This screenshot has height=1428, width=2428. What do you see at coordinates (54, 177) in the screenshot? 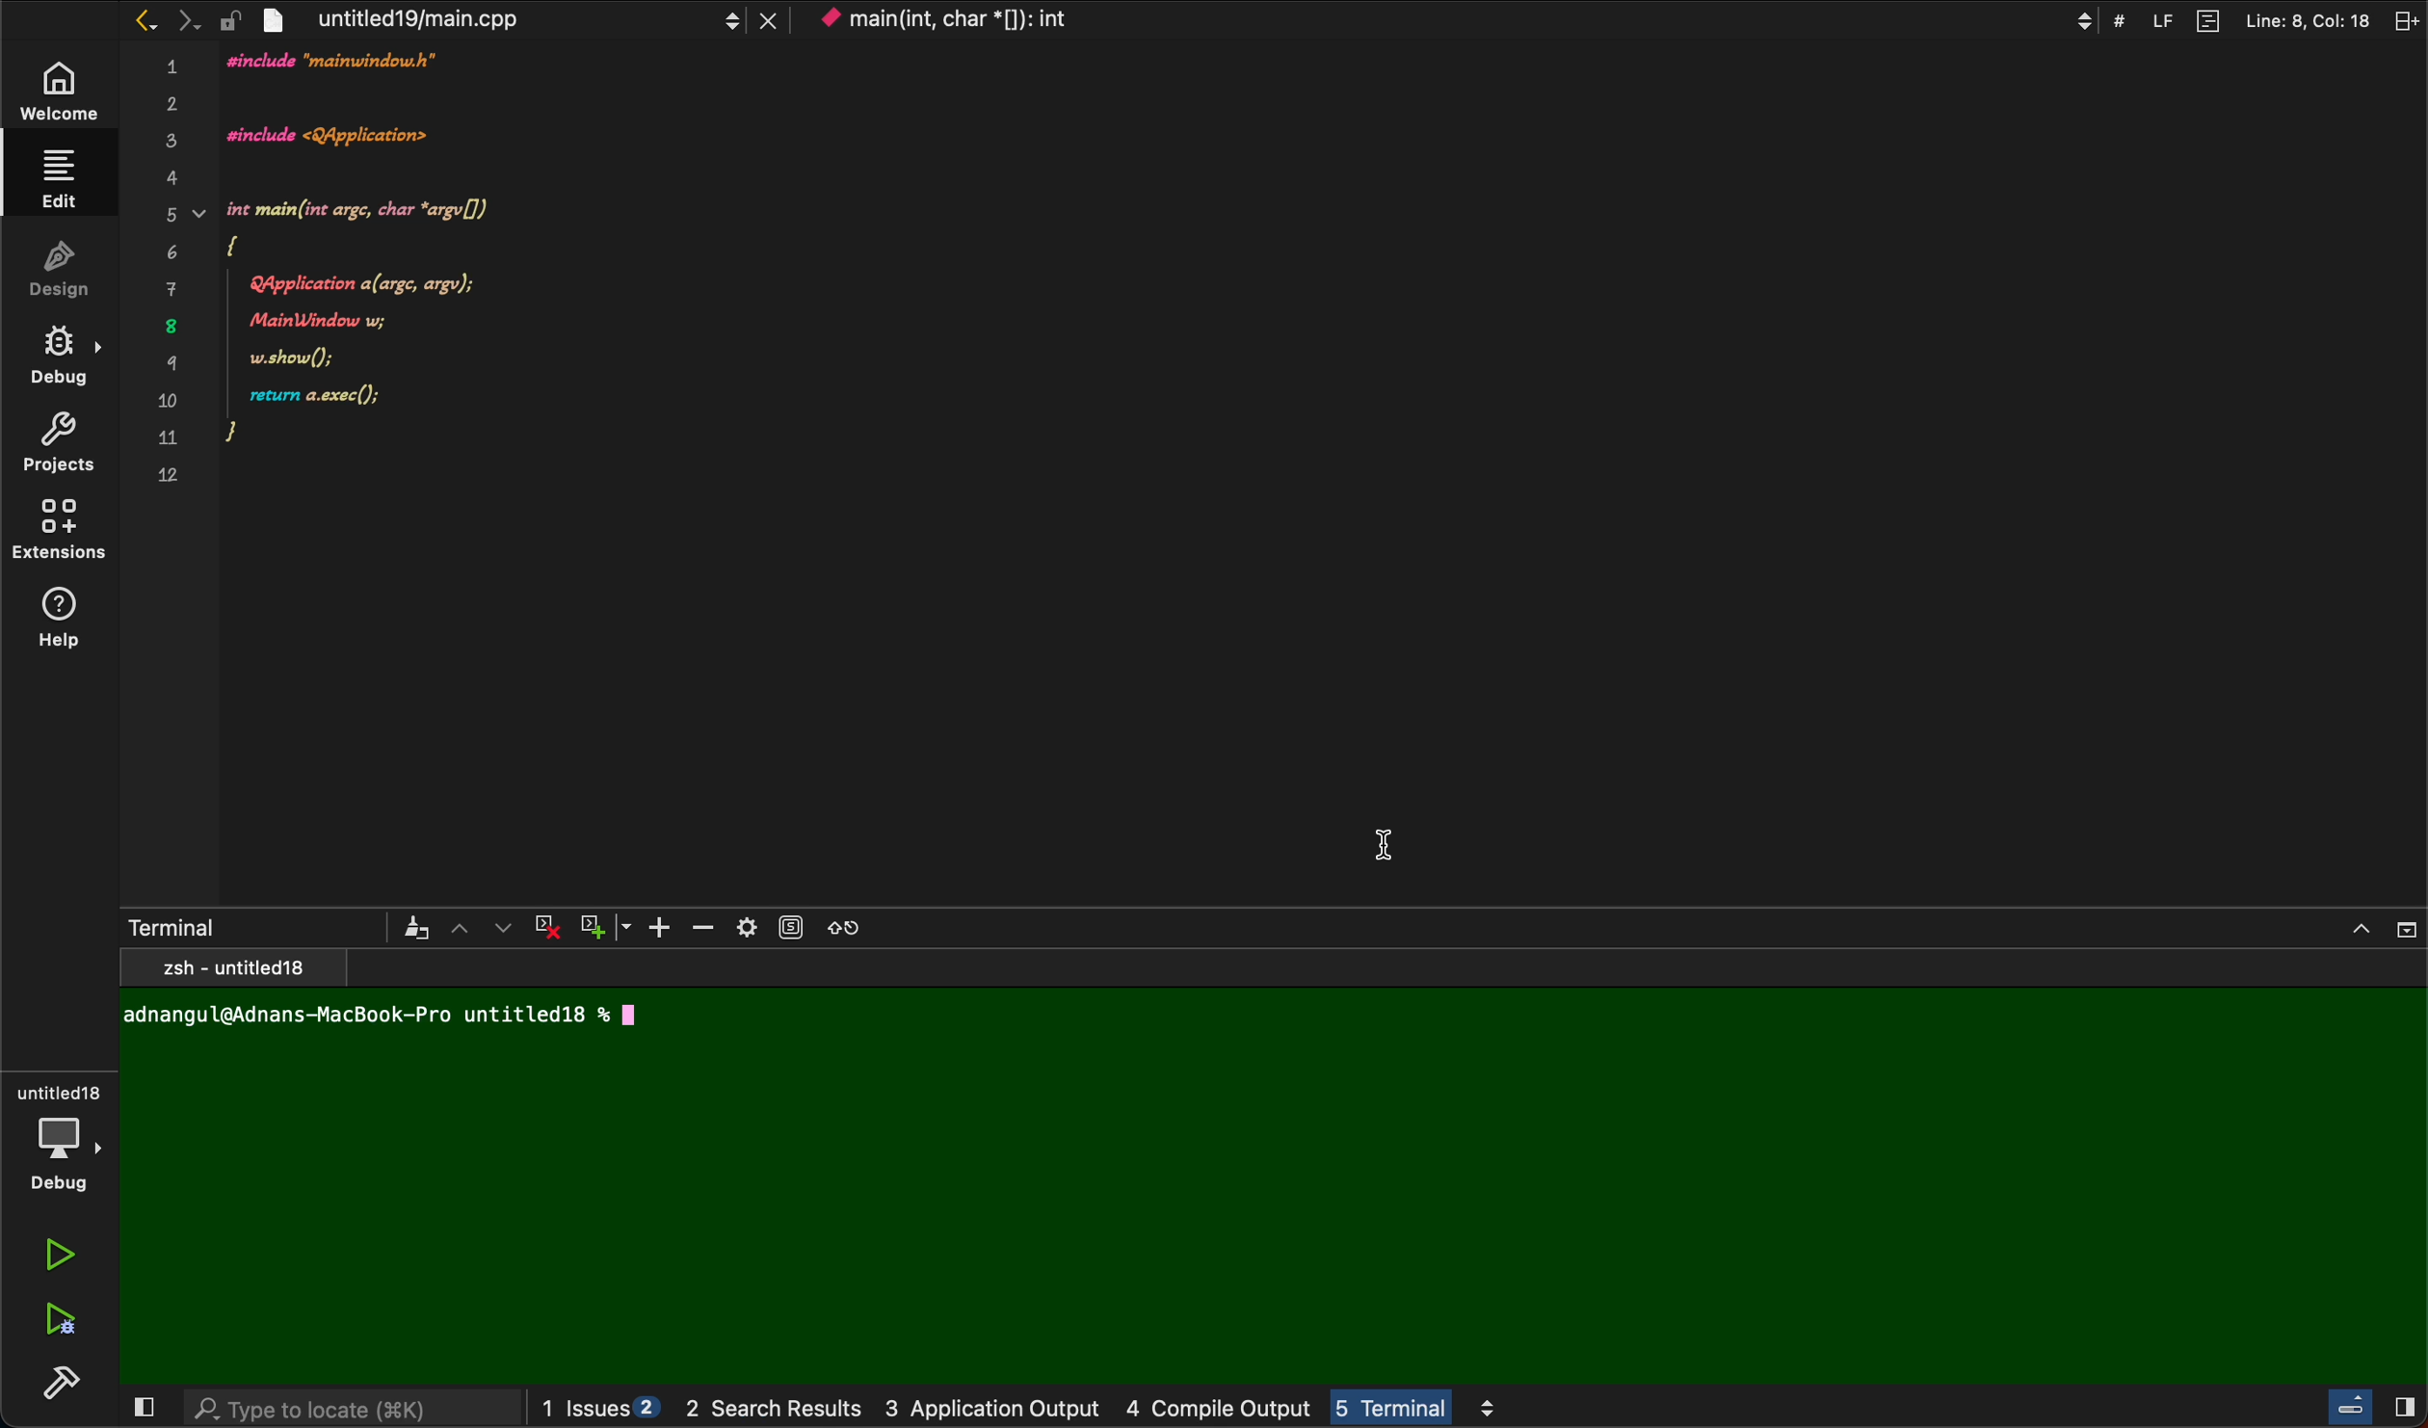
I see `edit` at bounding box center [54, 177].